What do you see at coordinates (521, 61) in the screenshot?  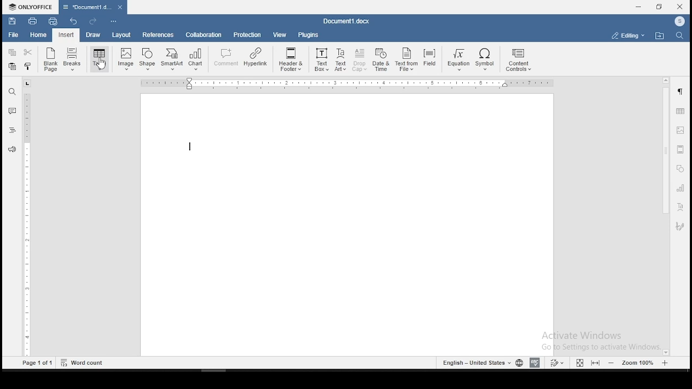 I see `content controls` at bounding box center [521, 61].